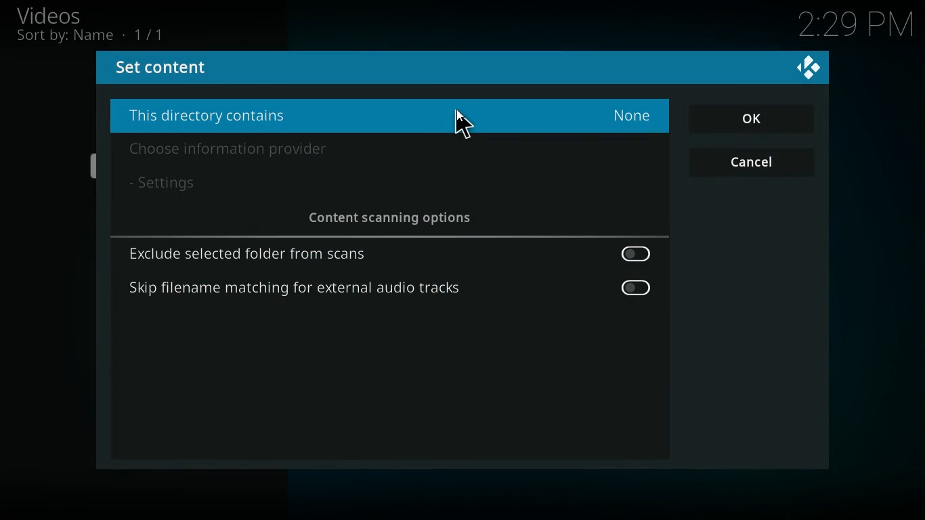 This screenshot has width=925, height=520. I want to click on off, so click(636, 253).